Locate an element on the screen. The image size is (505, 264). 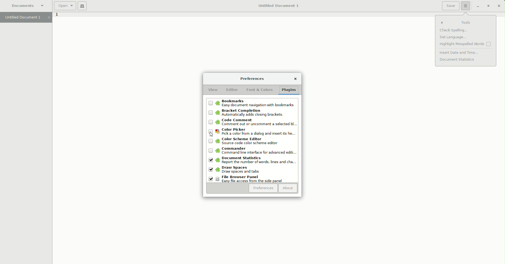
Document statistics is located at coordinates (458, 60).